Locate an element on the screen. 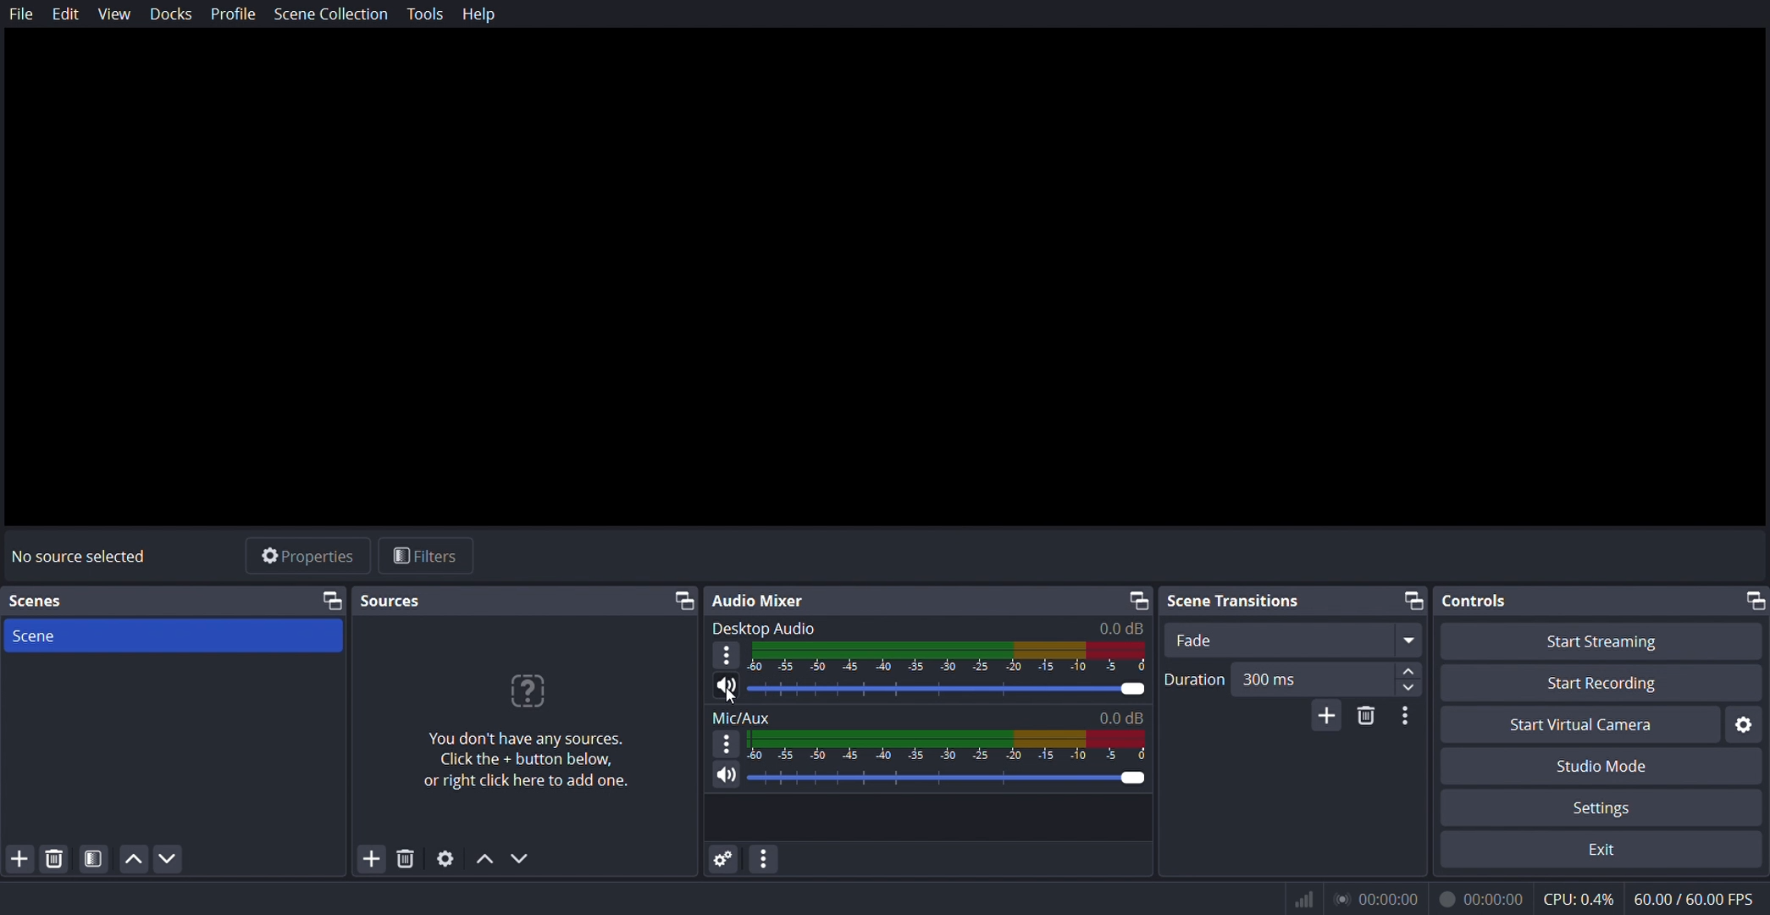  icon is located at coordinates (528, 690).